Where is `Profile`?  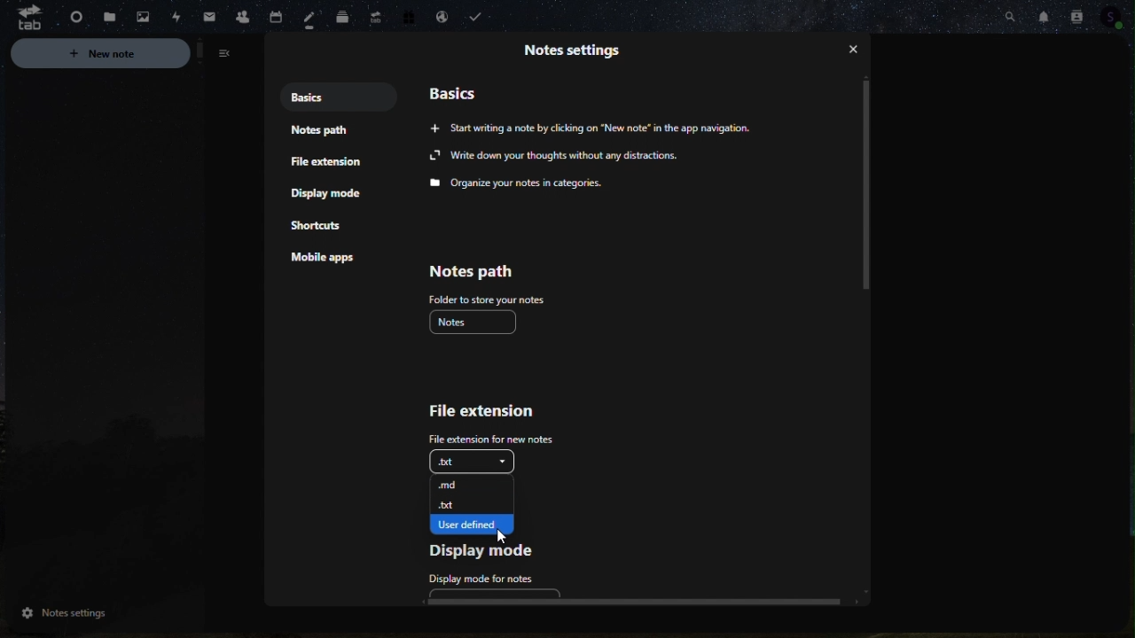 Profile is located at coordinates (1116, 15).